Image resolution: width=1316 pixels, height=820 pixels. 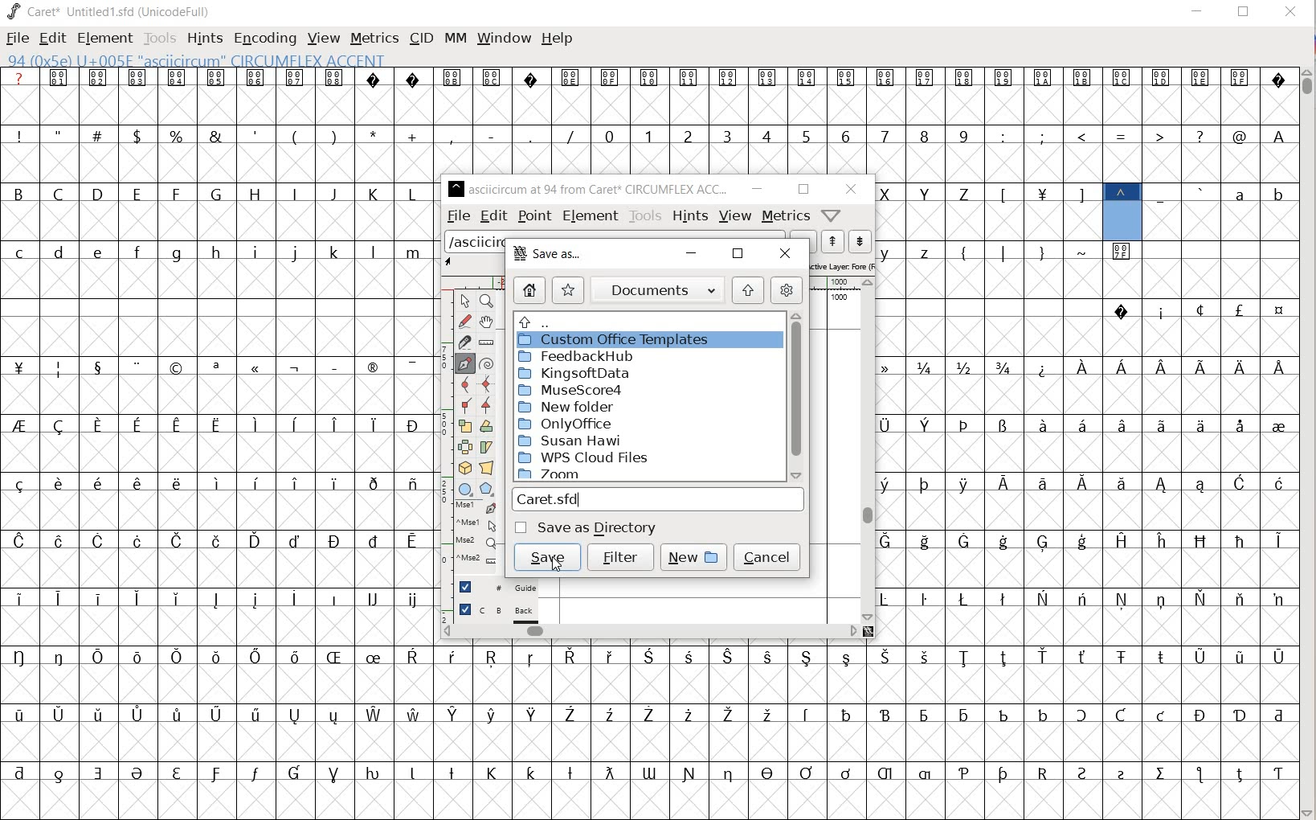 What do you see at coordinates (1087, 442) in the screenshot?
I see `glyph characters` at bounding box center [1087, 442].